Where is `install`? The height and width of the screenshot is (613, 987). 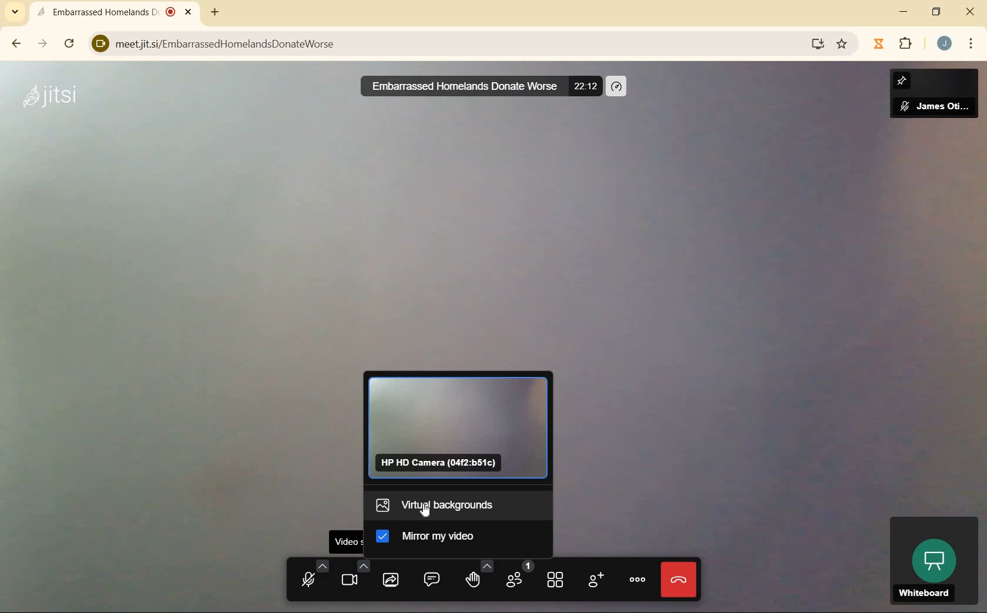 install is located at coordinates (815, 45).